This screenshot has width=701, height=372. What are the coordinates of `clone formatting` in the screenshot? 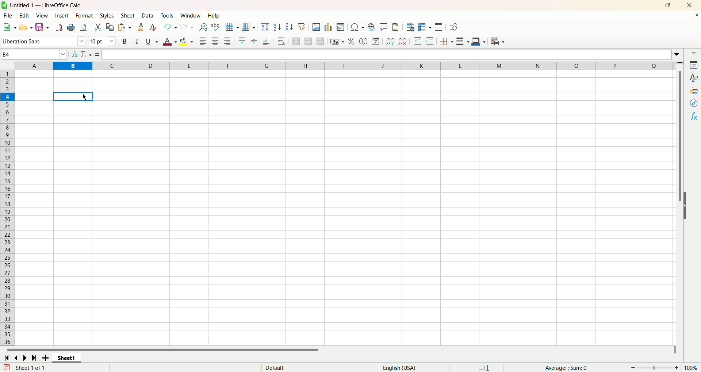 It's located at (142, 27).